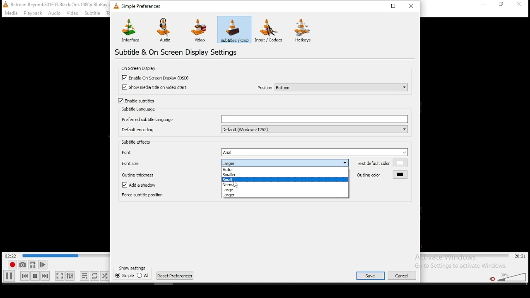  Describe the element at coordinates (178, 52) in the screenshot. I see `subtitle and on screen display settings` at that location.